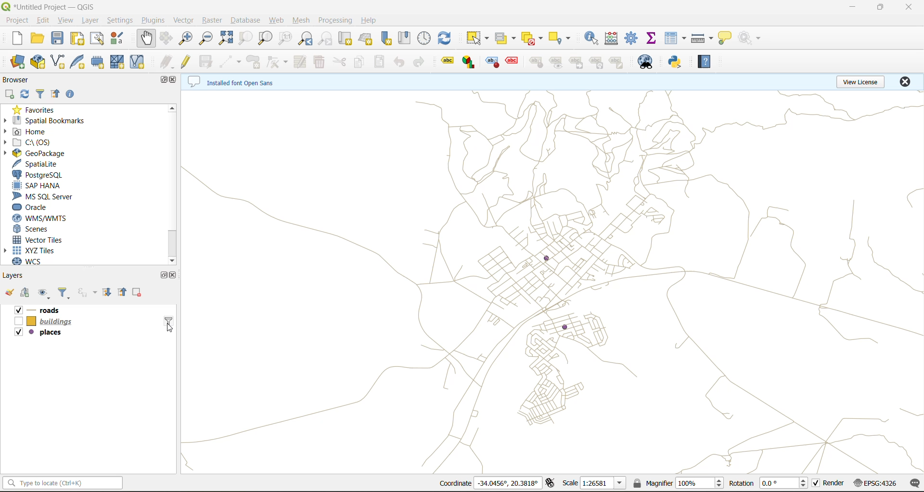 The width and height of the screenshot is (924, 492). What do you see at coordinates (187, 63) in the screenshot?
I see `toggle edits` at bounding box center [187, 63].